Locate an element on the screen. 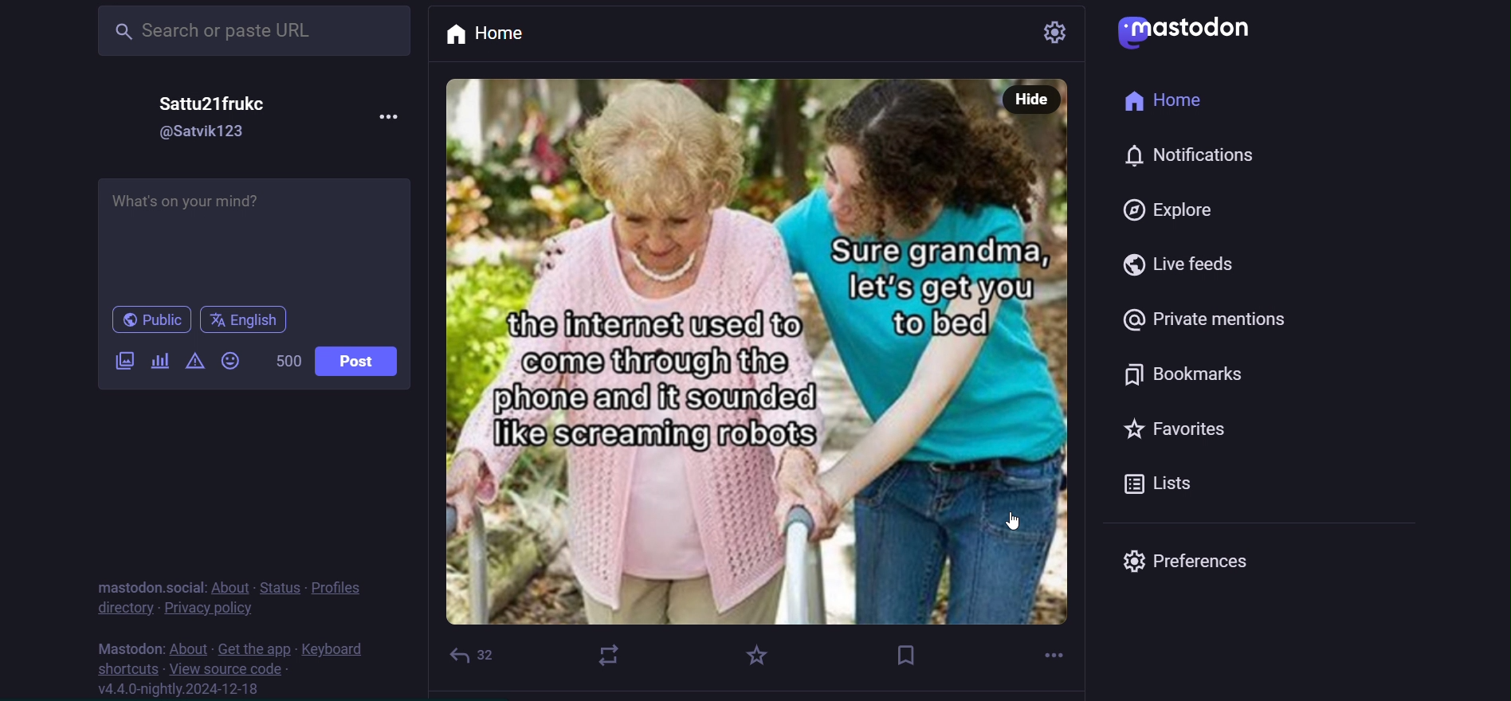  list is located at coordinates (1165, 484).